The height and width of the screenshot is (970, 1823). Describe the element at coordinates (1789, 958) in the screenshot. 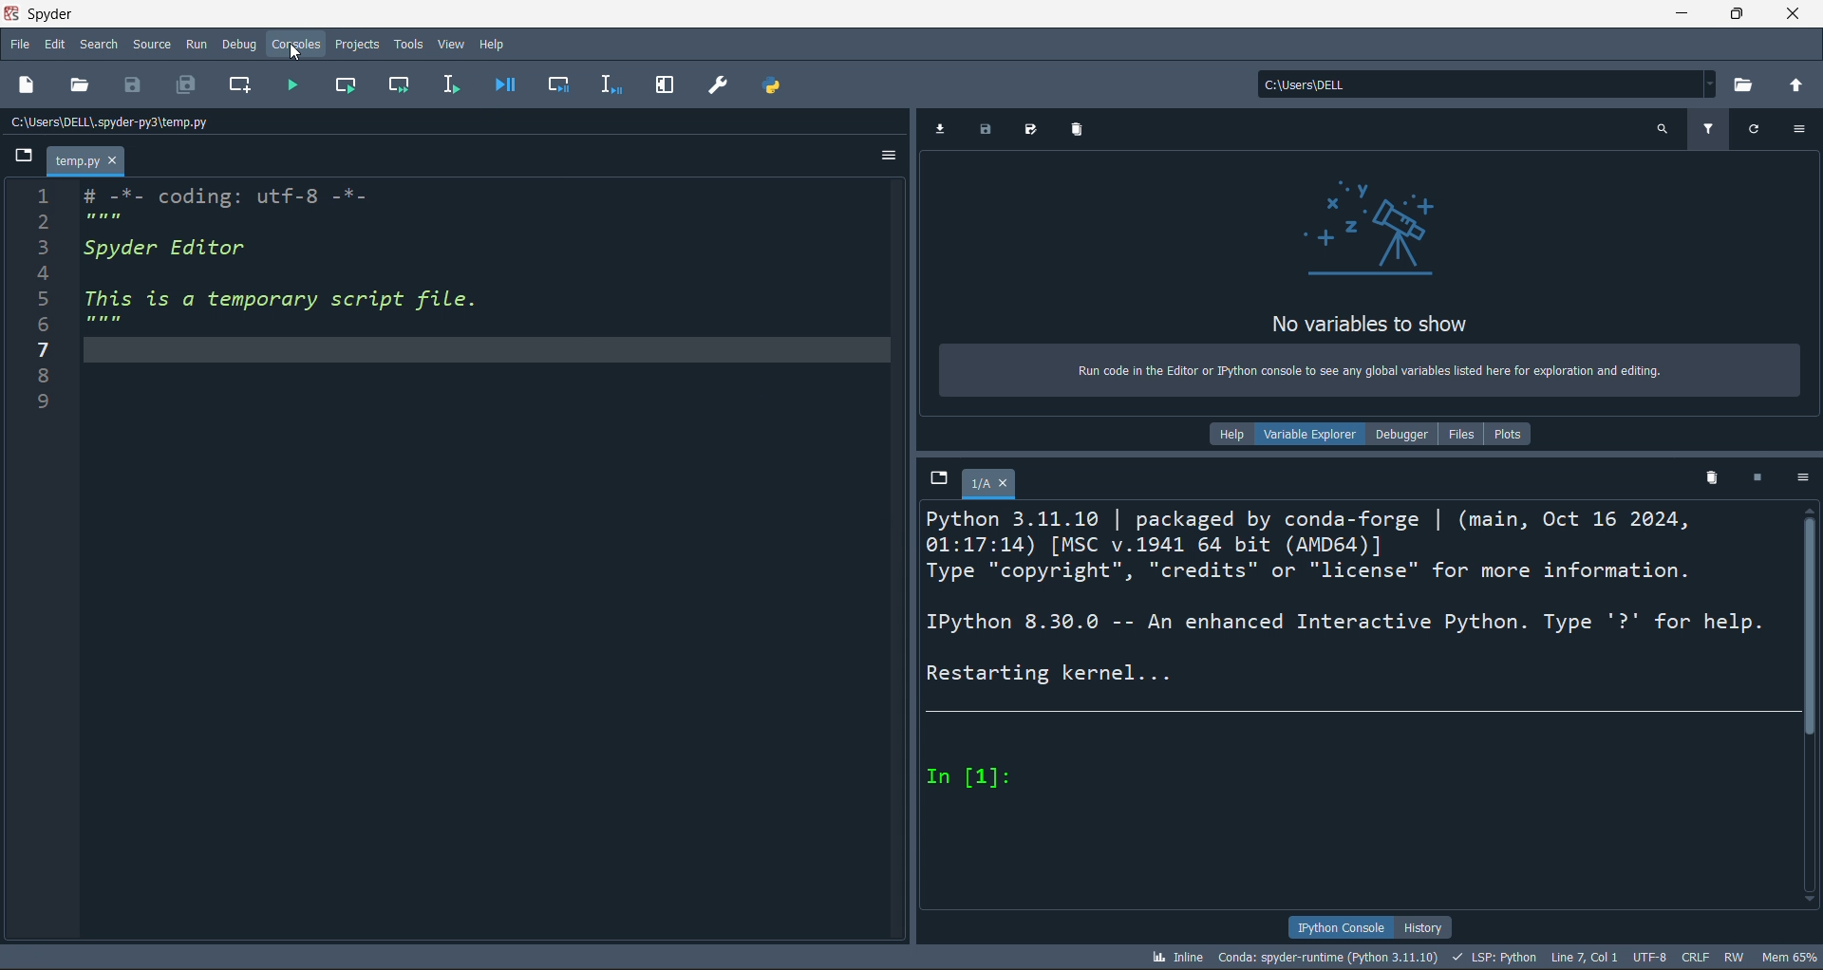

I see `mem 65%` at that location.